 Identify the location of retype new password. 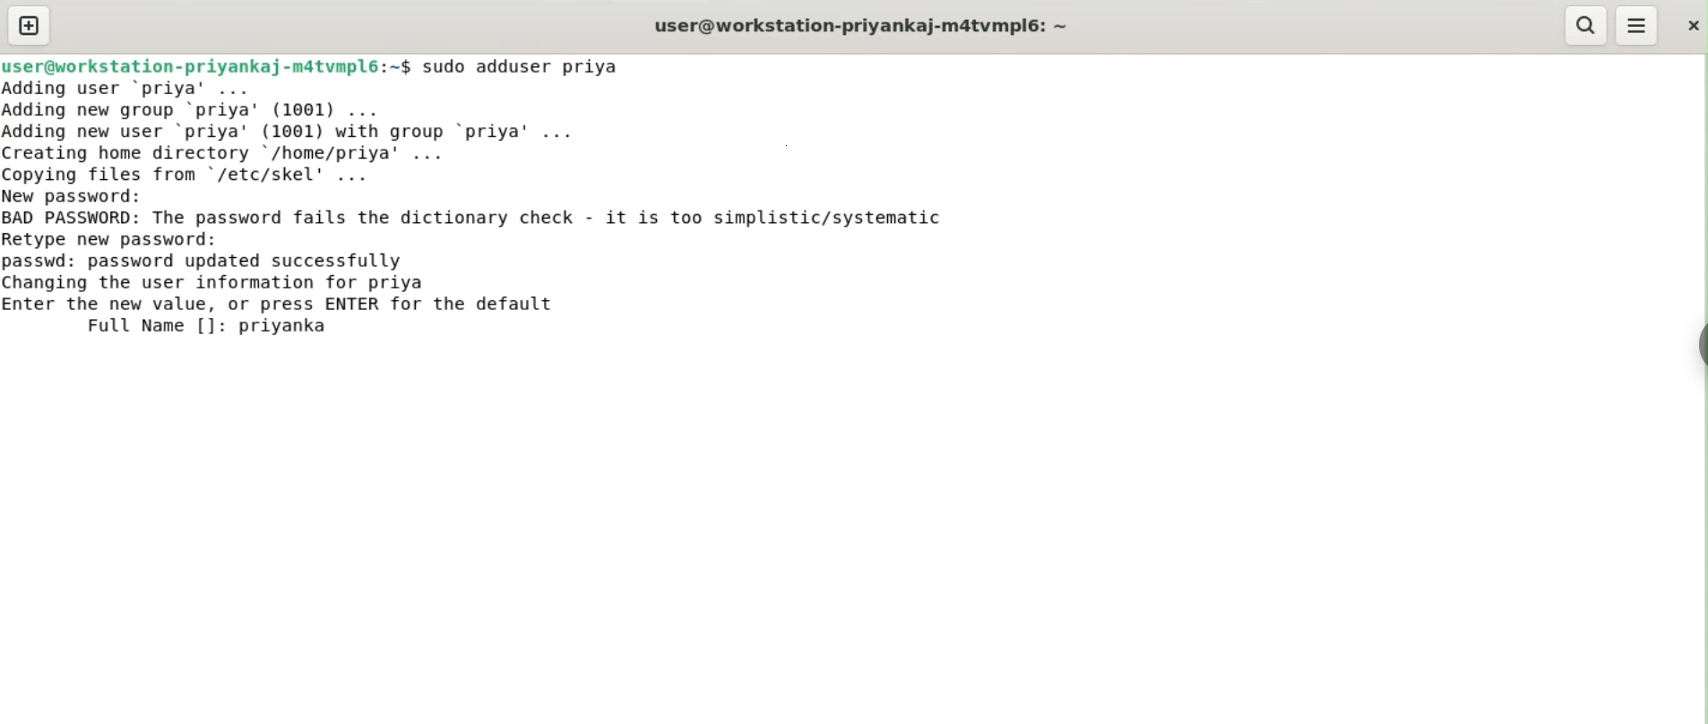
(124, 238).